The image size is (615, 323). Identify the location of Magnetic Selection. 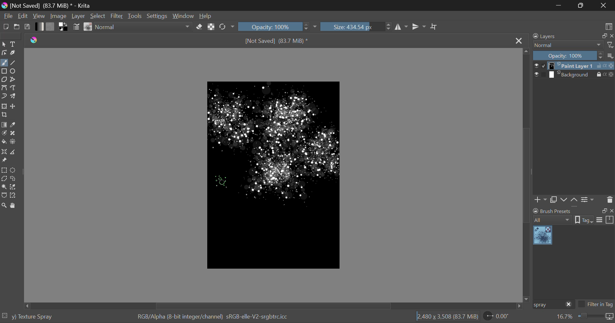
(15, 196).